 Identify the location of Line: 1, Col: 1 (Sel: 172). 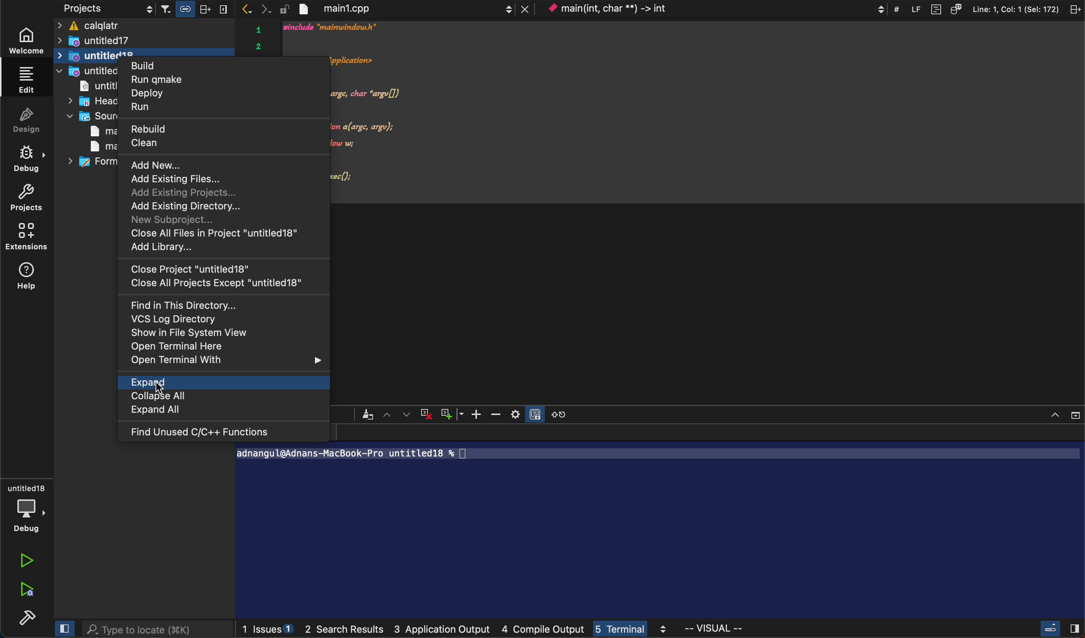
(1016, 8).